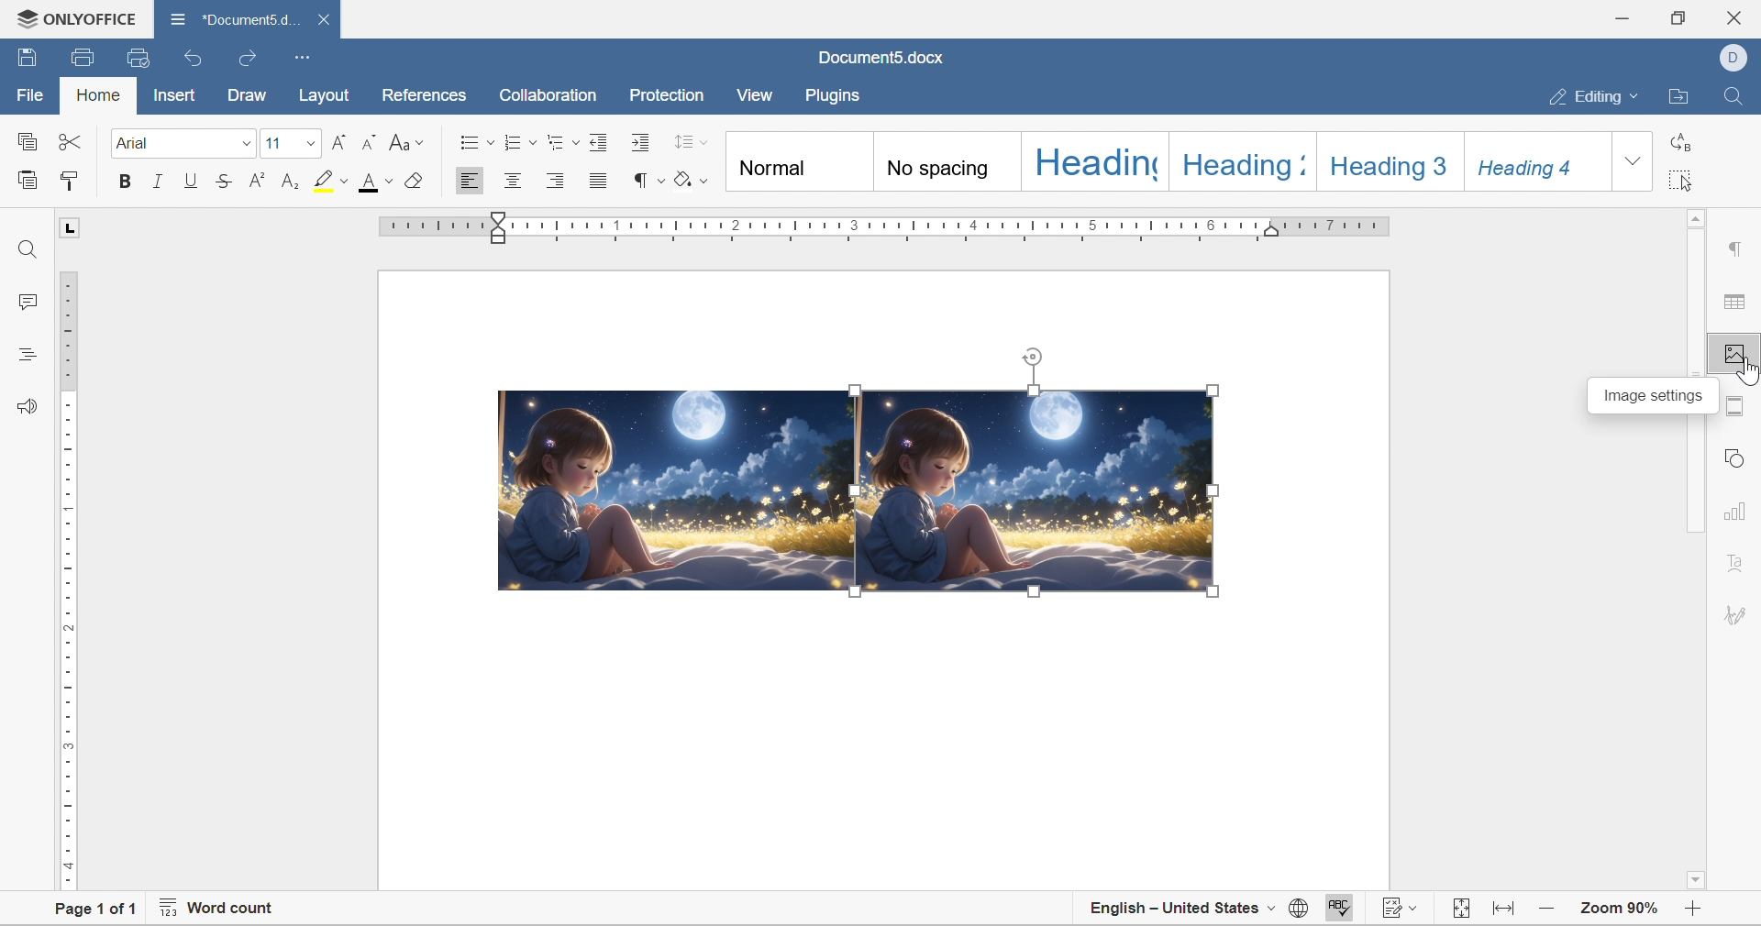 Image resolution: width=1761 pixels, height=926 pixels. What do you see at coordinates (257, 180) in the screenshot?
I see `superscript` at bounding box center [257, 180].